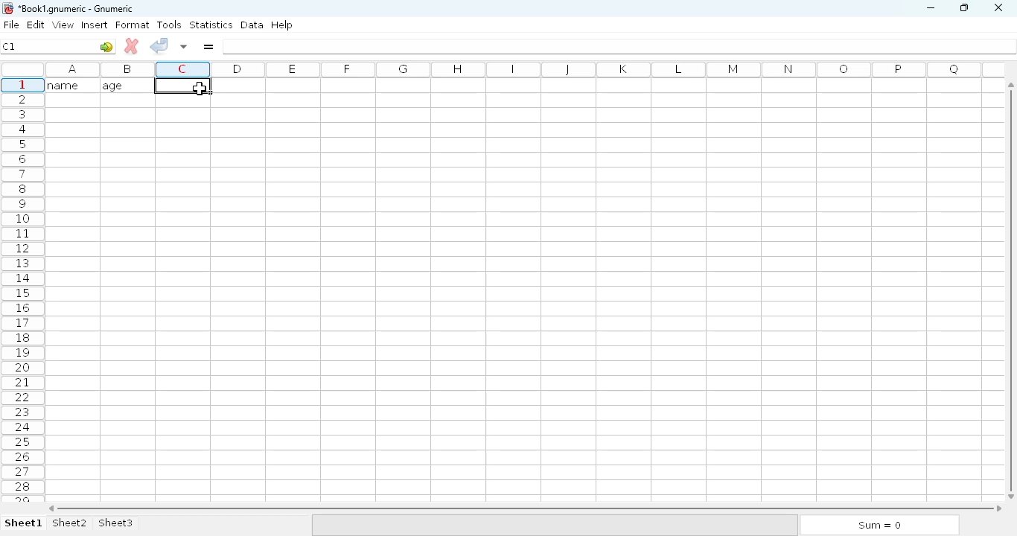  Describe the element at coordinates (11, 25) in the screenshot. I see `file` at that location.